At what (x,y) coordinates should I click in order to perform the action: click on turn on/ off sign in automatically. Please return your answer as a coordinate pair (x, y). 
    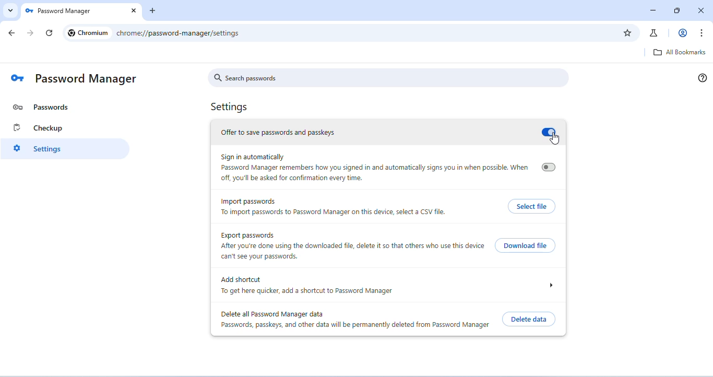
    Looking at the image, I should click on (550, 167).